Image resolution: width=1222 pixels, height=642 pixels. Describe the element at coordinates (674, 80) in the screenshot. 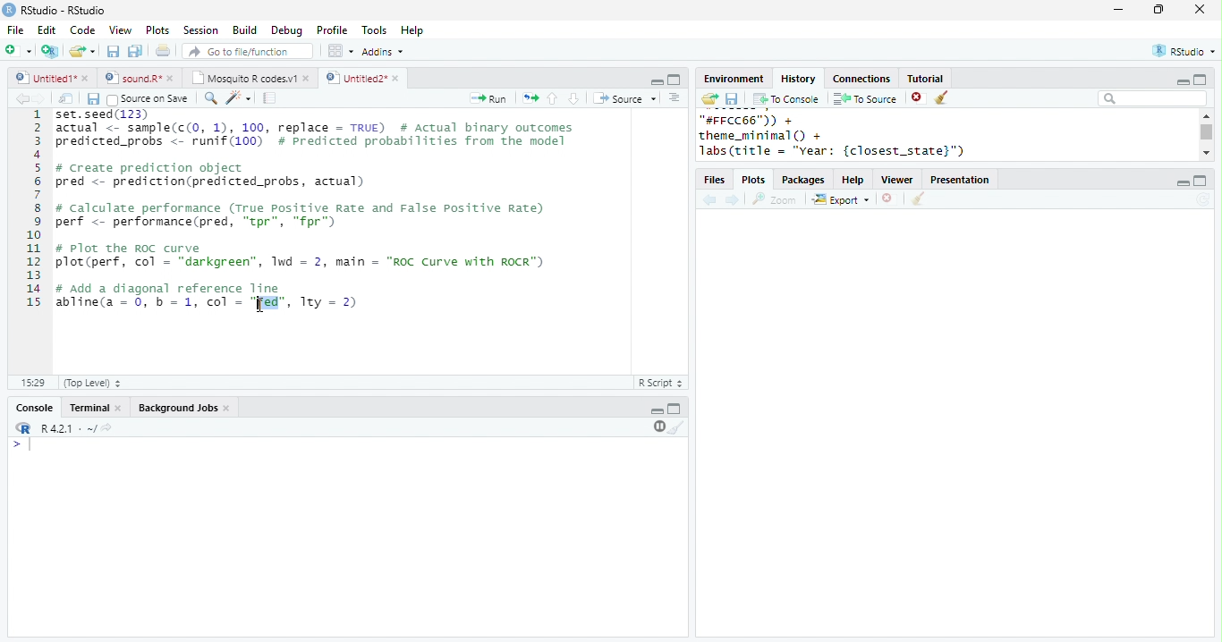

I see `maximize` at that location.